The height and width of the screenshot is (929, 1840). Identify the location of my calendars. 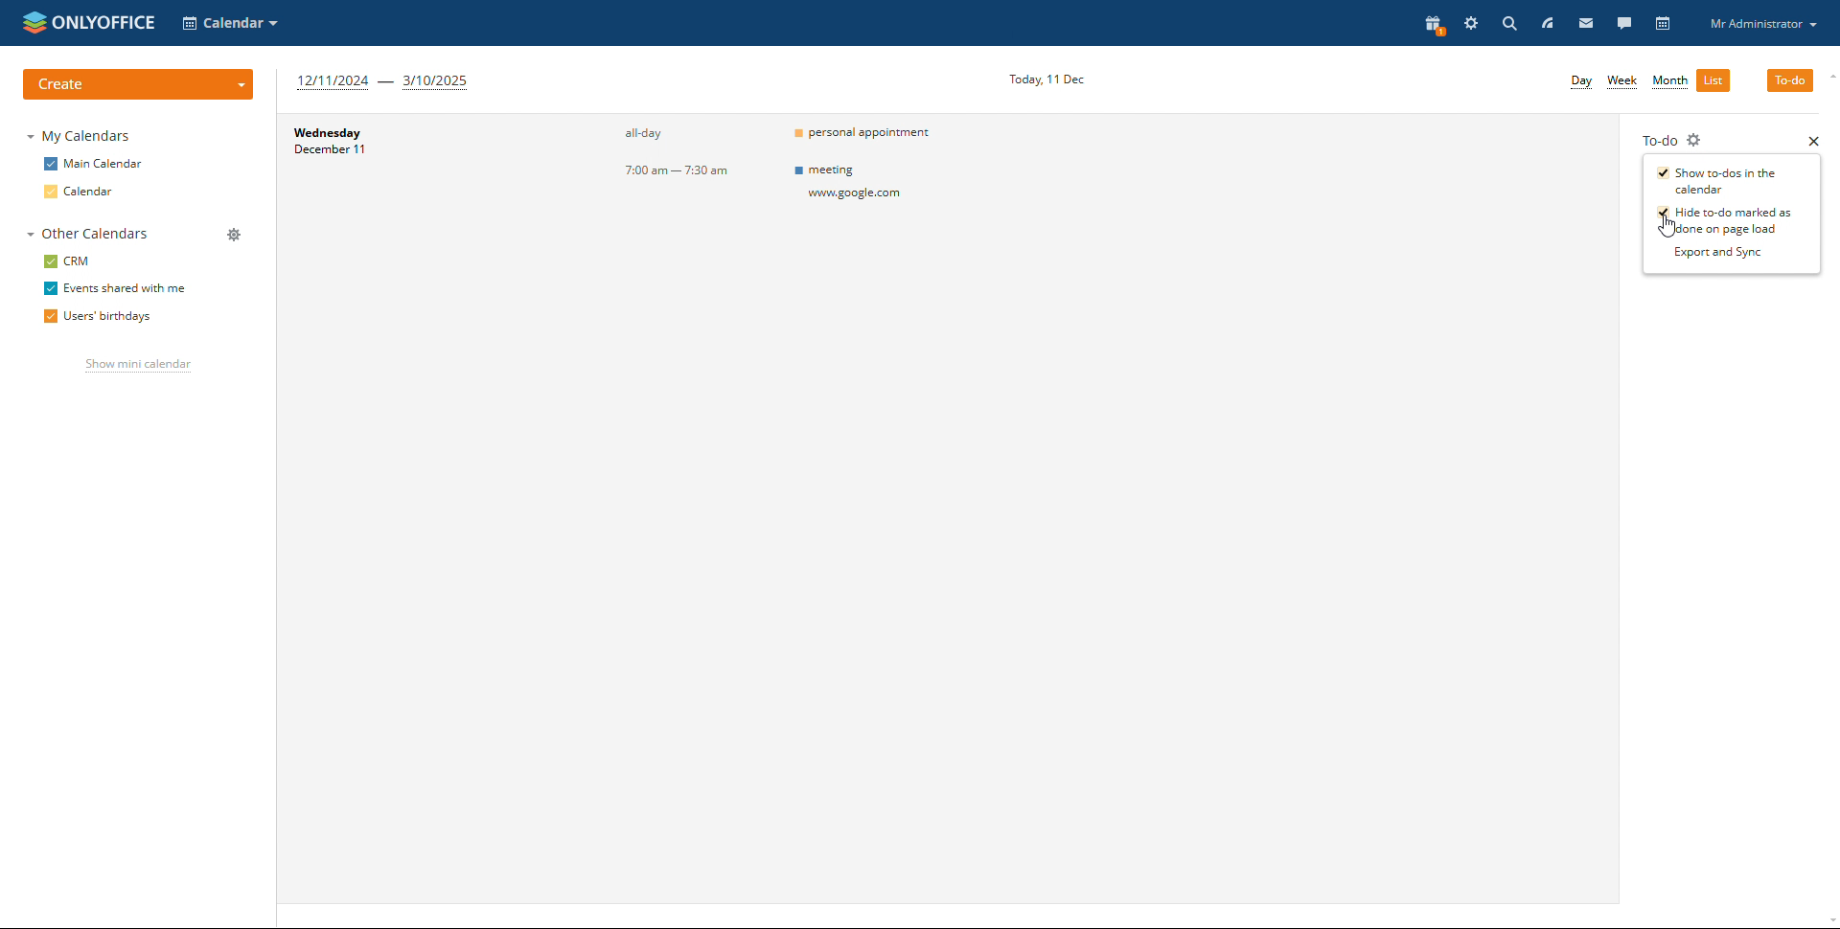
(81, 135).